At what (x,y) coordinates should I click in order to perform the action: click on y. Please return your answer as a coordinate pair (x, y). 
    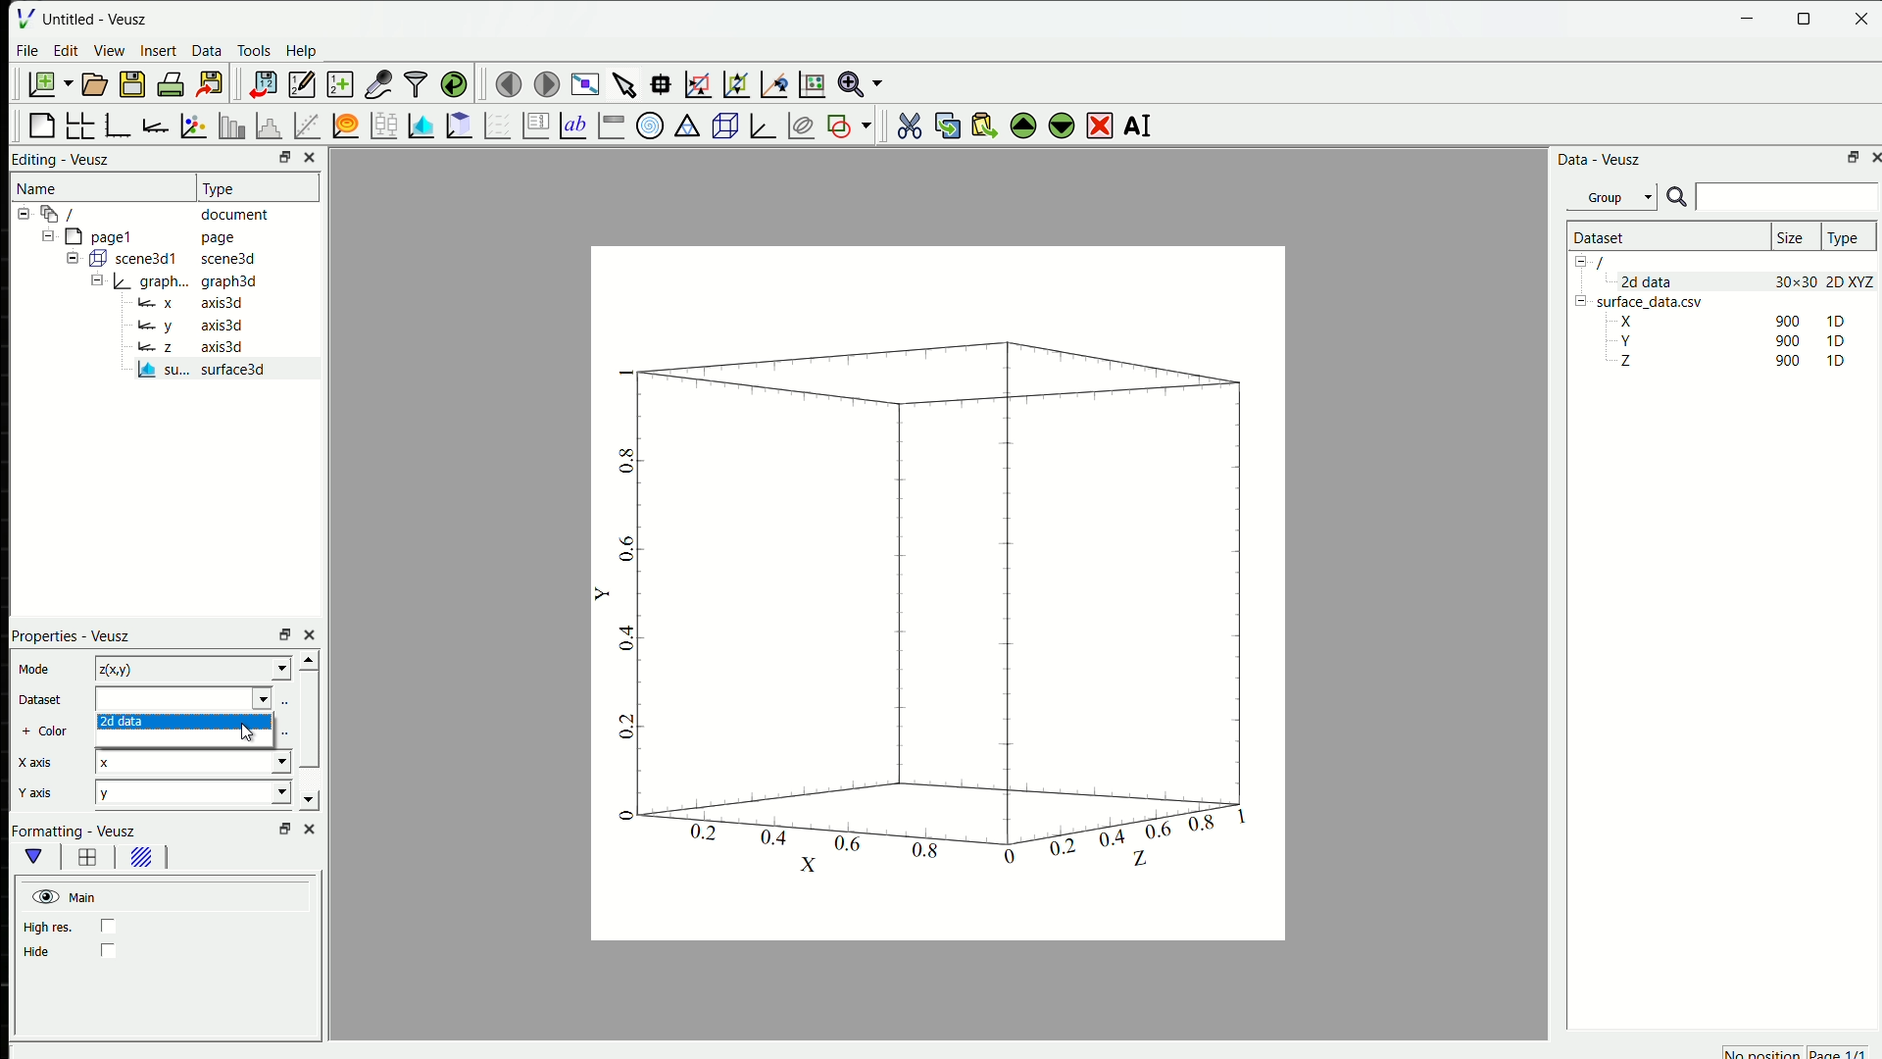
    Looking at the image, I should click on (157, 326).